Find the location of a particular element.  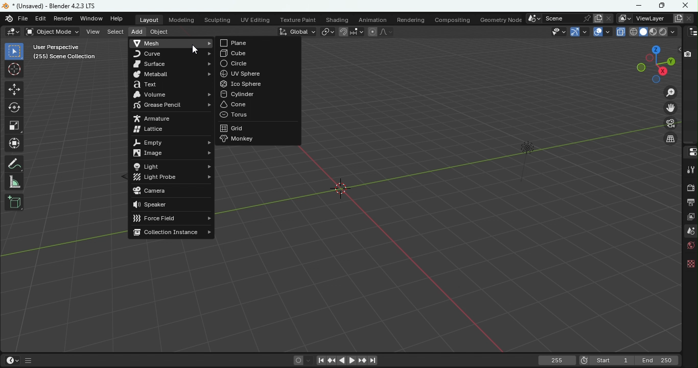

Editor type is located at coordinates (689, 152).